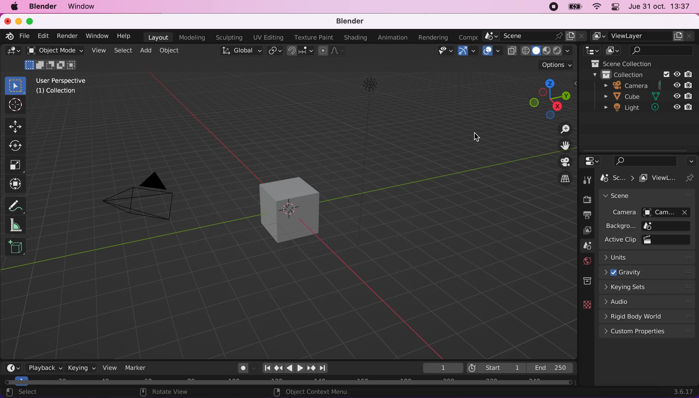 The width and height of the screenshot is (699, 398). I want to click on render, so click(68, 35).